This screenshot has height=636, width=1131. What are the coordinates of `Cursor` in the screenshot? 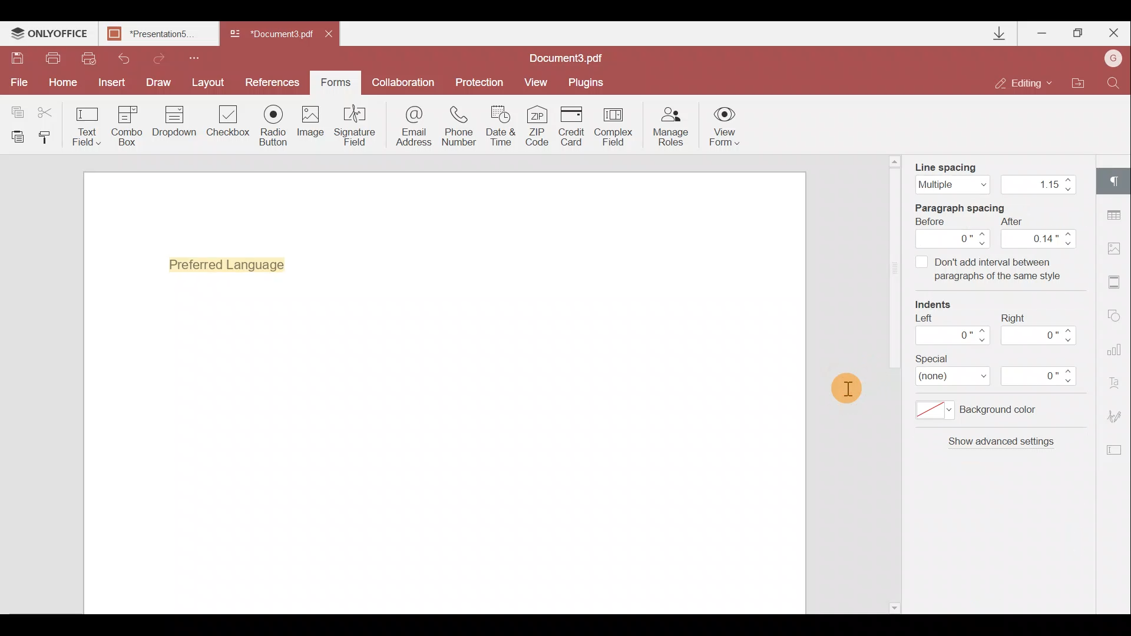 It's located at (840, 386).